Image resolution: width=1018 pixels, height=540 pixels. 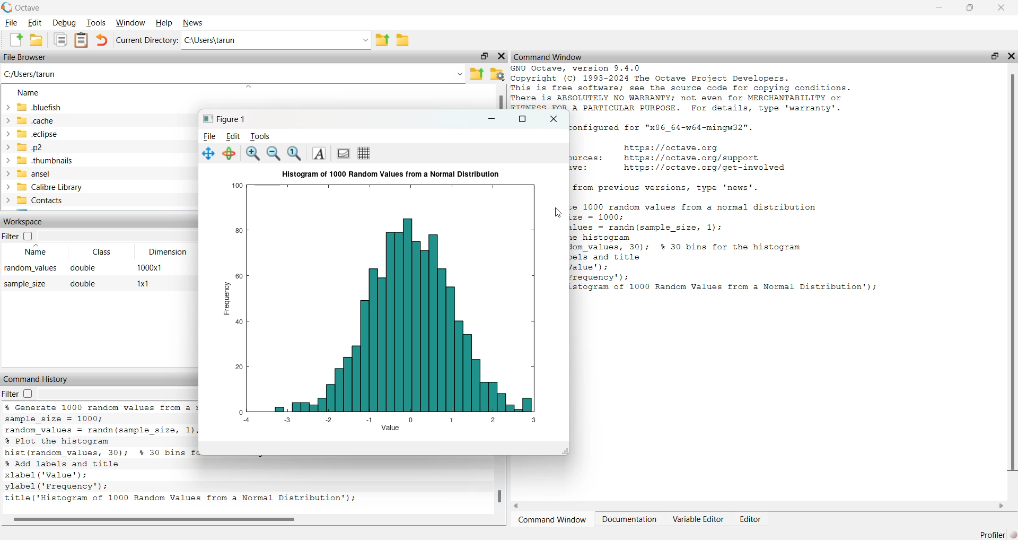 I want to click on scroll bar, so click(x=154, y=520).